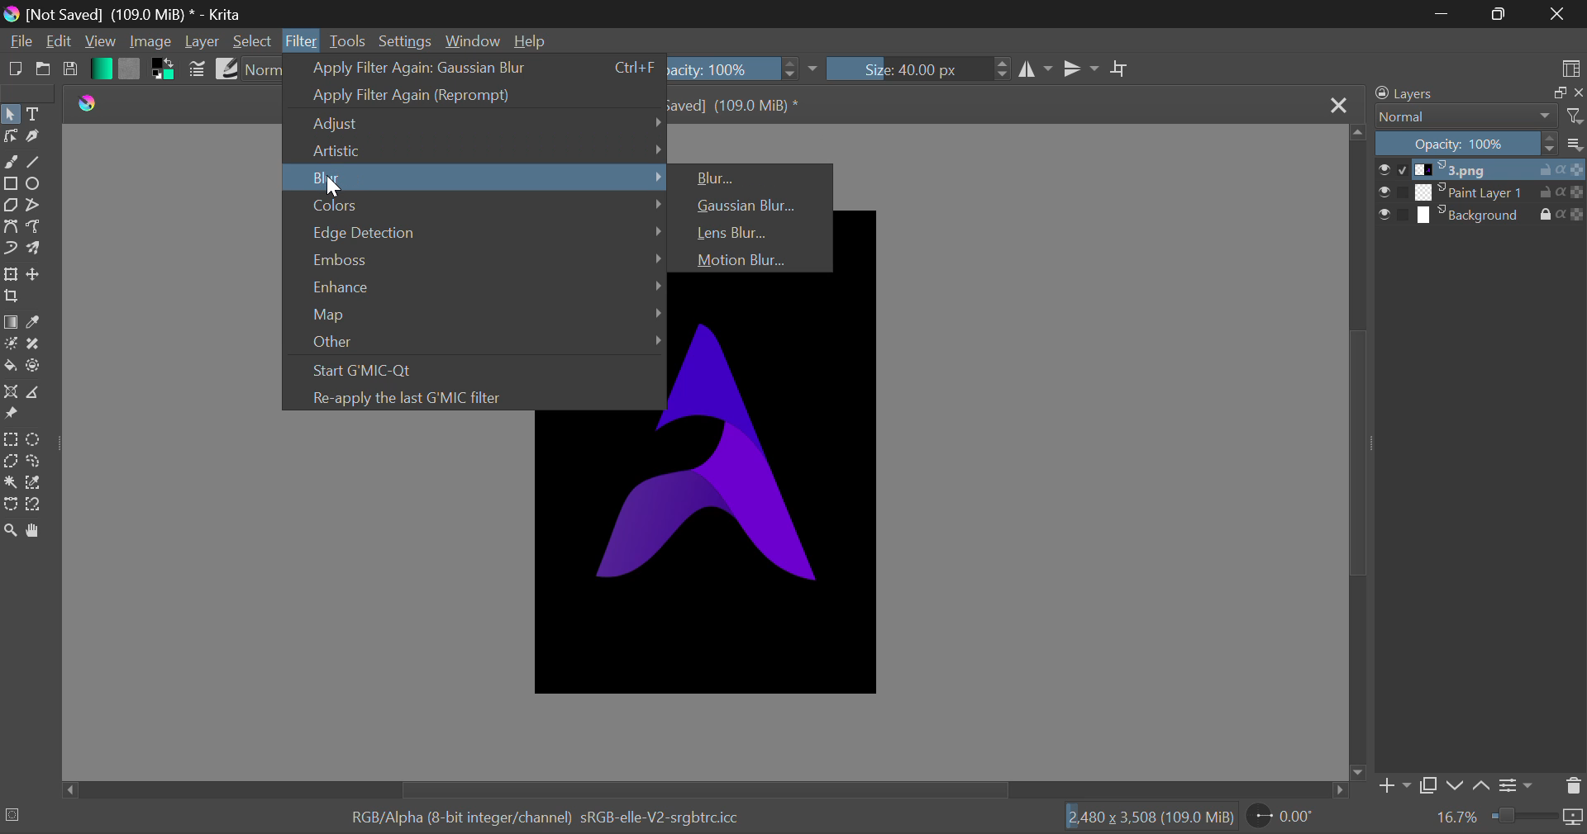 The image size is (1587, 834). I want to click on 2,480 x 3,508 (109.0 MiB), so click(1152, 818).